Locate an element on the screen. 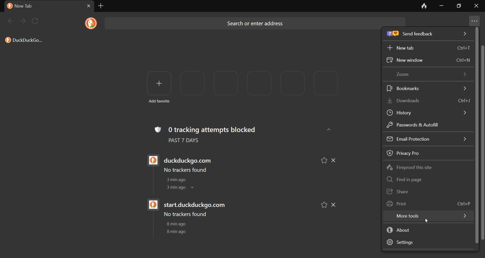 The height and width of the screenshot is (258, 485). No trackers found is located at coordinates (185, 214).